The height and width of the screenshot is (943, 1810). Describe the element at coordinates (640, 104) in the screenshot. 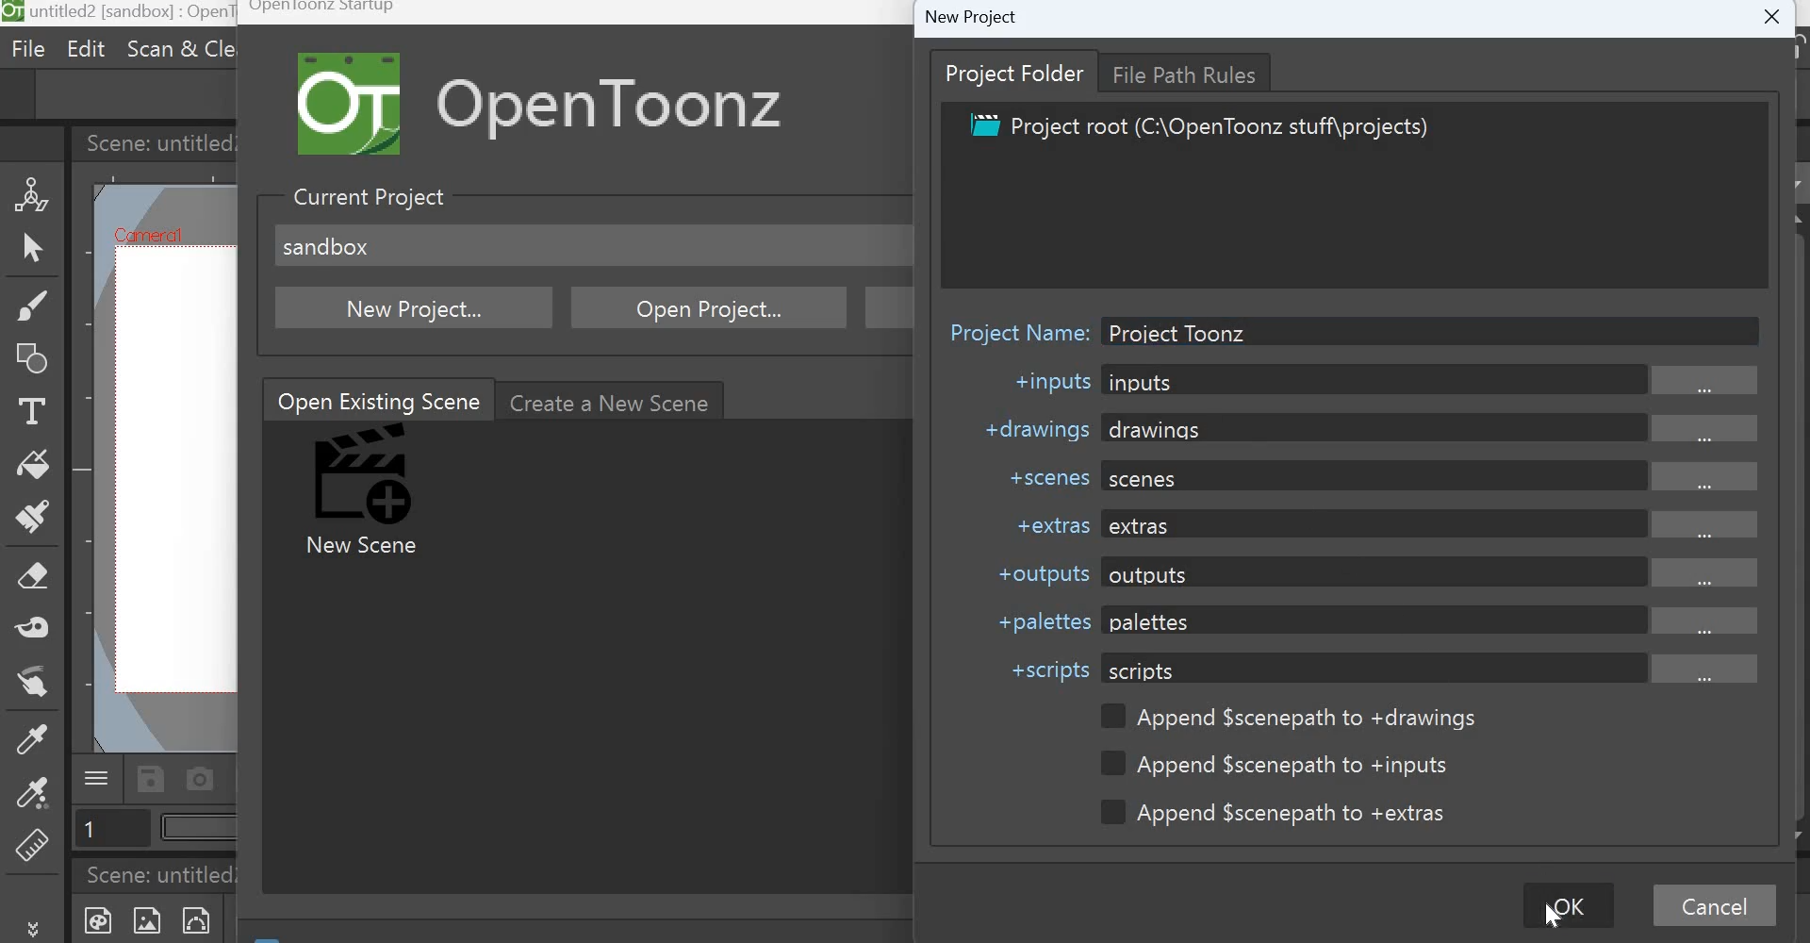

I see `Open Toonz` at that location.